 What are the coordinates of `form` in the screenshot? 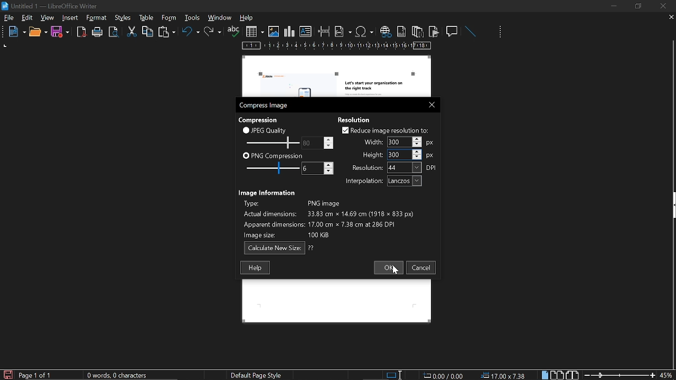 It's located at (193, 17).